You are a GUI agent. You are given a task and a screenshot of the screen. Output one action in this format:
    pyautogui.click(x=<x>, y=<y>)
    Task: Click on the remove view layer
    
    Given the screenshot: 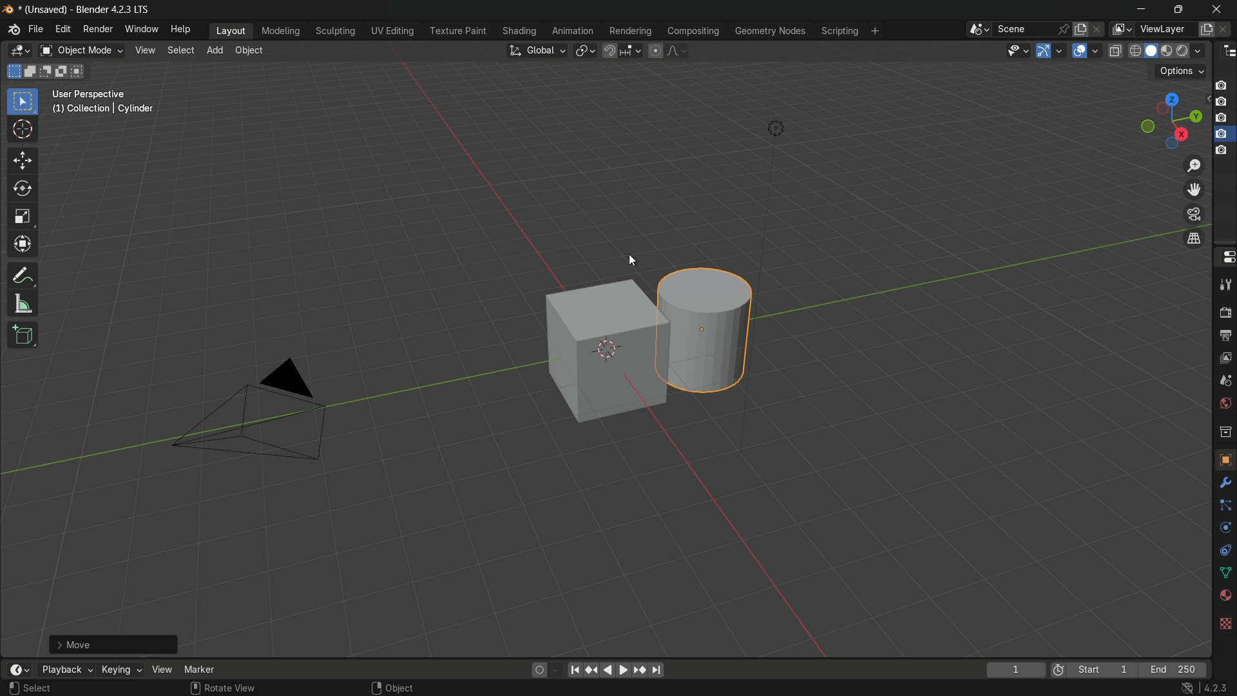 What is the action you would take?
    pyautogui.click(x=1227, y=30)
    